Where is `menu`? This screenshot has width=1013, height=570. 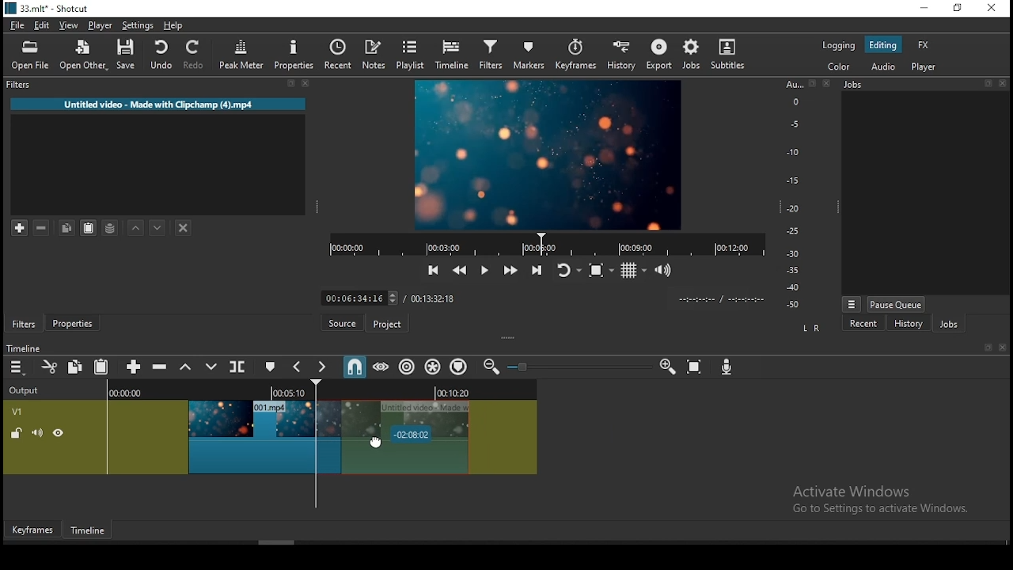 menu is located at coordinates (17, 367).